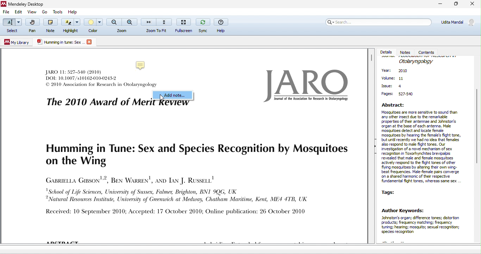 The height and width of the screenshot is (254, 481). Describe the element at coordinates (89, 42) in the screenshot. I see `logo` at that location.